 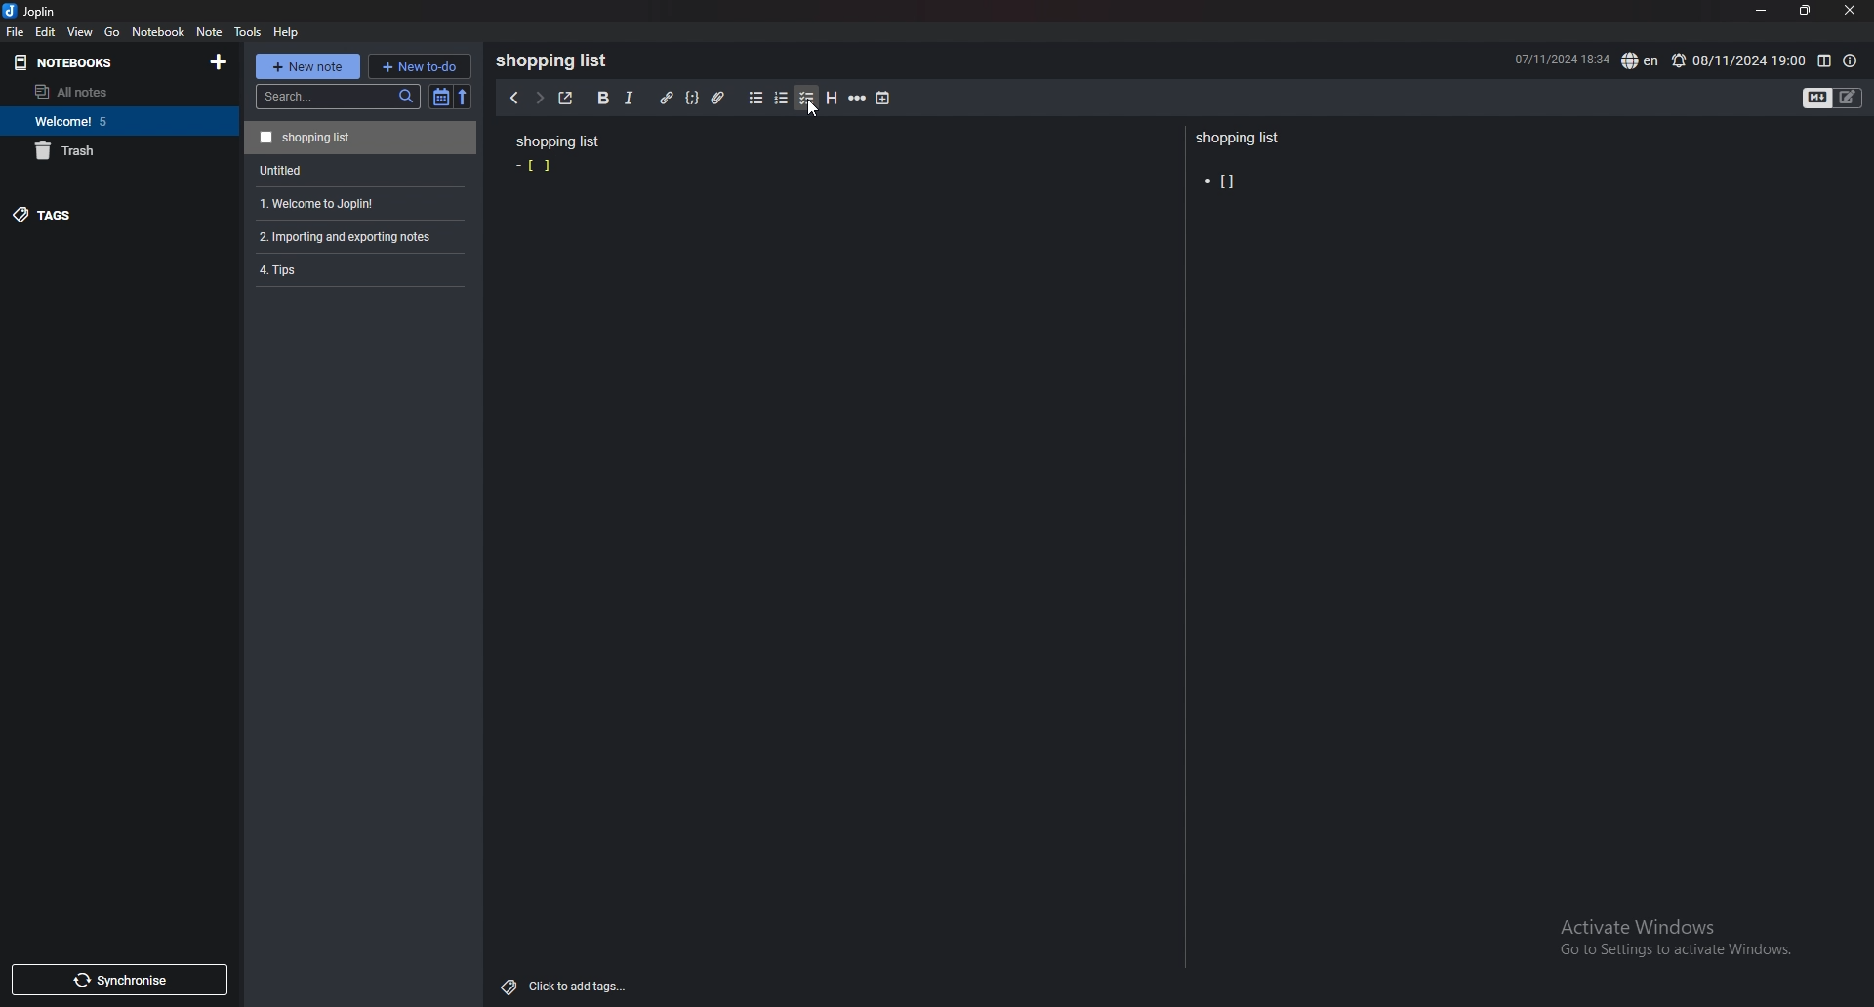 What do you see at coordinates (118, 980) in the screenshot?
I see `synchronize` at bounding box center [118, 980].